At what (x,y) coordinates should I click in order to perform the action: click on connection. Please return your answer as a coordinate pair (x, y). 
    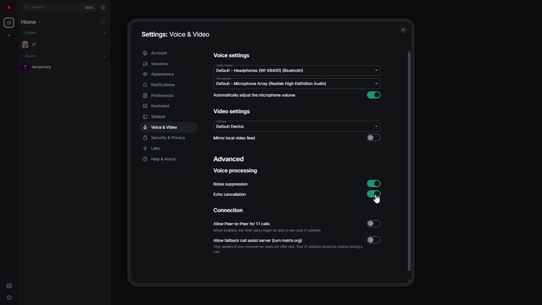
    Looking at the image, I should click on (230, 210).